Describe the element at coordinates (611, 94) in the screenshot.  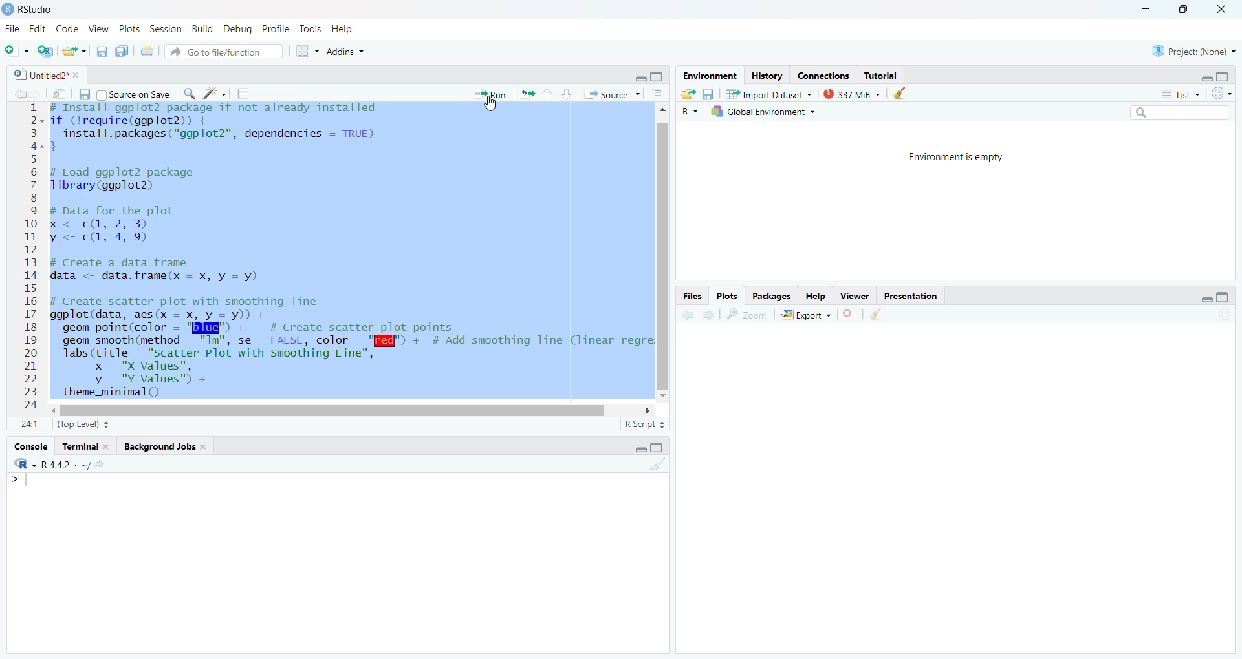
I see `Source ` at that location.